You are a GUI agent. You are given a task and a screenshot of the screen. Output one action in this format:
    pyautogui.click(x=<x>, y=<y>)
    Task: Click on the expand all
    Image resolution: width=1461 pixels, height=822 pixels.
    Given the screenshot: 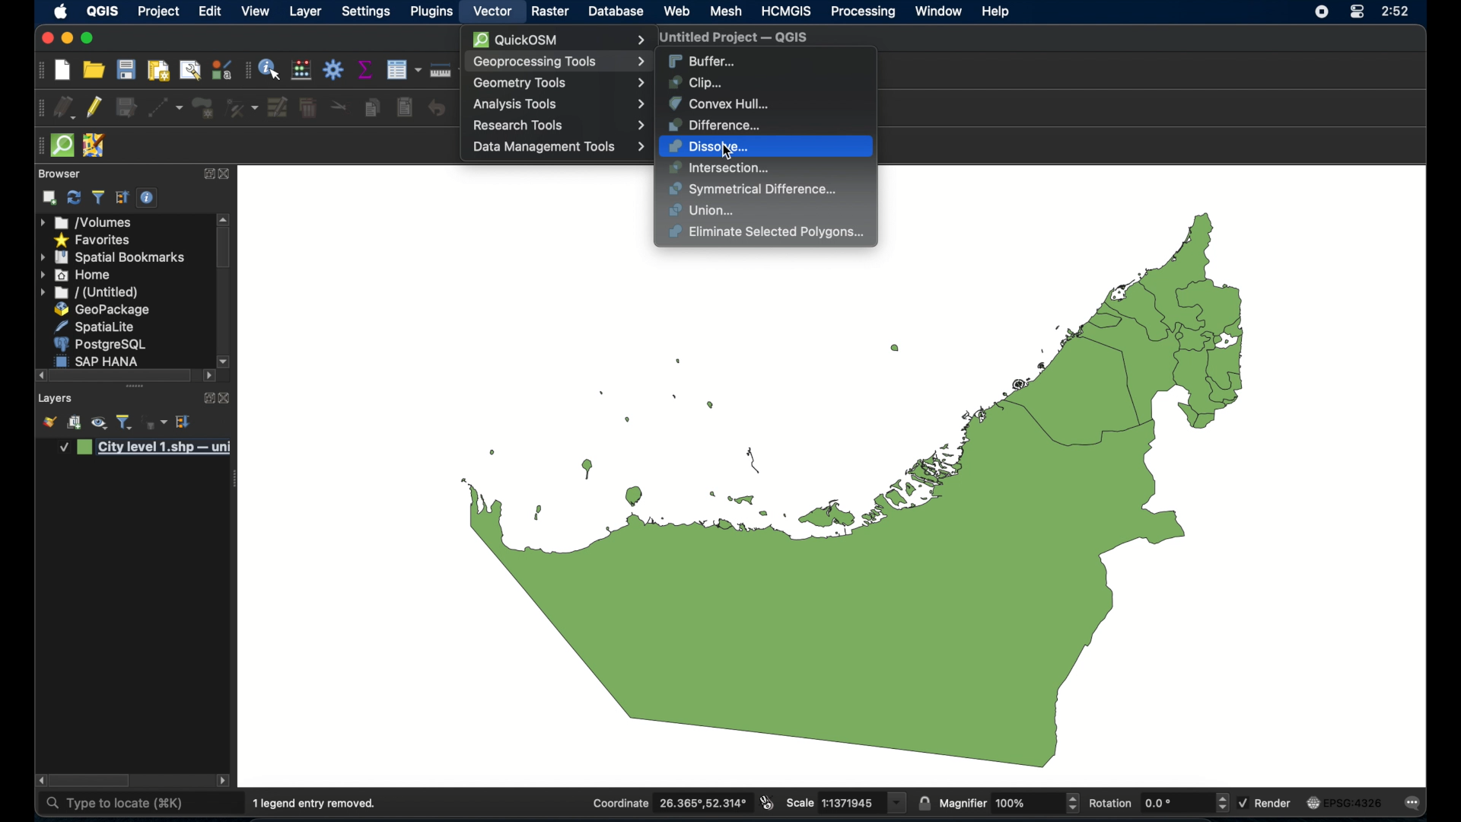 What is the action you would take?
    pyautogui.click(x=123, y=198)
    